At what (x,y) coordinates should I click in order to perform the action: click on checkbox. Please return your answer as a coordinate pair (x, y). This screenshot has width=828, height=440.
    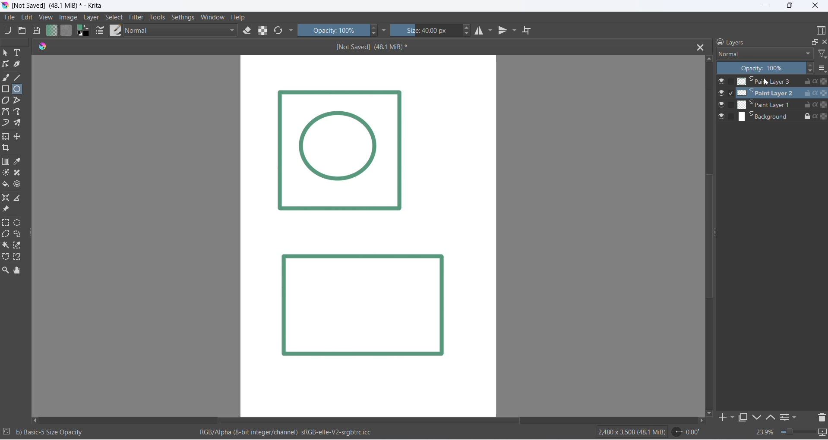
    Looking at the image, I should click on (731, 93).